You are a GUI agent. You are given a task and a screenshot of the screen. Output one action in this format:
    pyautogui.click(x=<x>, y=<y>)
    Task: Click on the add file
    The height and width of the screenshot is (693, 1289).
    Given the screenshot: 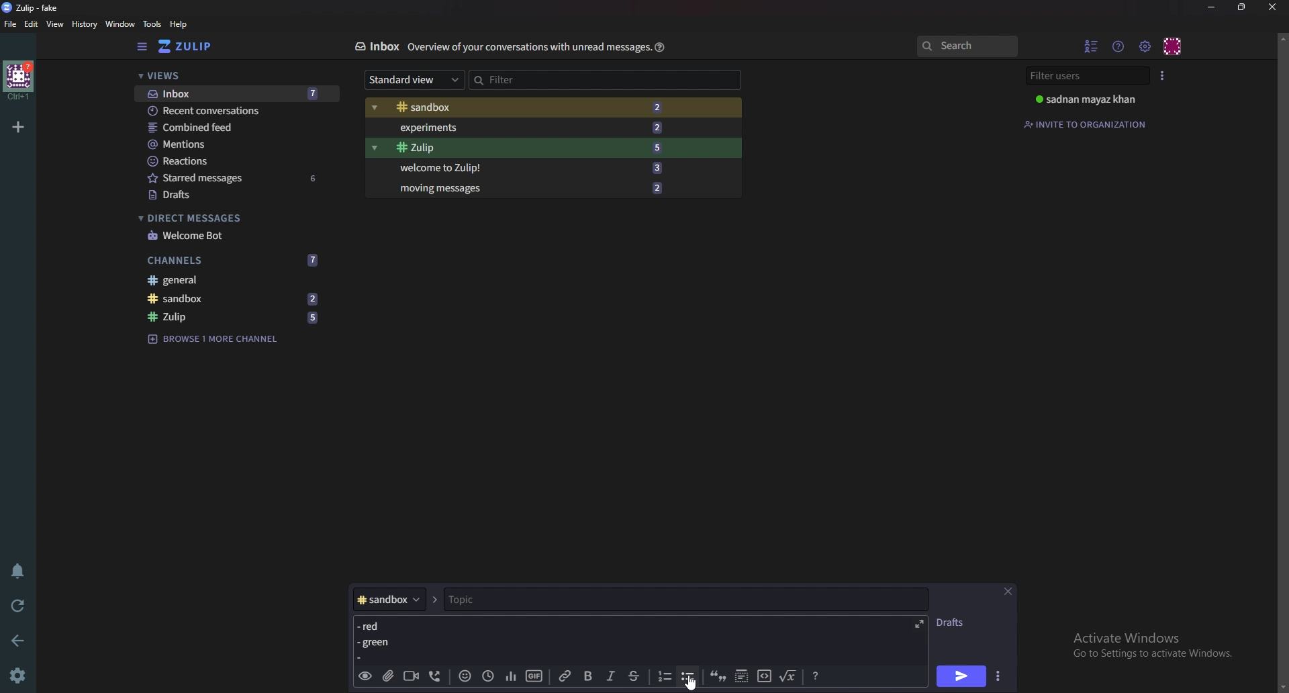 What is the action you would take?
    pyautogui.click(x=387, y=676)
    